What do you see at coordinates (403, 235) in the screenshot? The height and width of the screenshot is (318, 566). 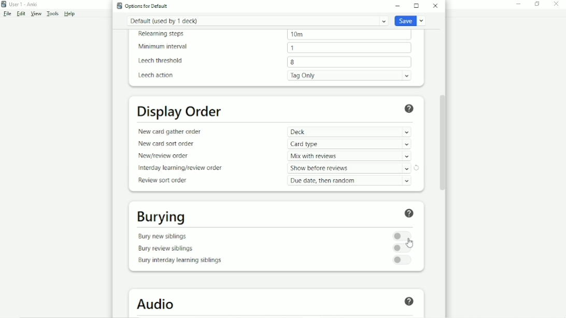 I see `Toggle on/off` at bounding box center [403, 235].